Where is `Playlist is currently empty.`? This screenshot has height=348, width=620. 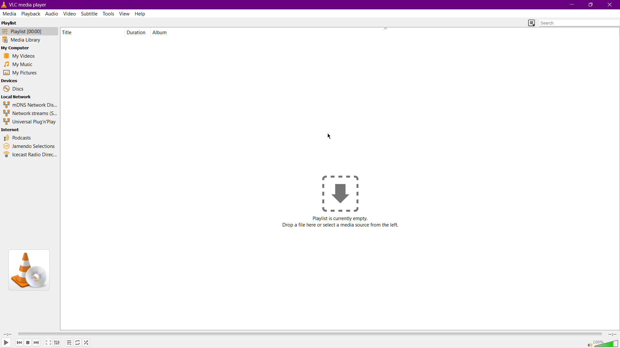 Playlist is currently empty. is located at coordinates (341, 218).